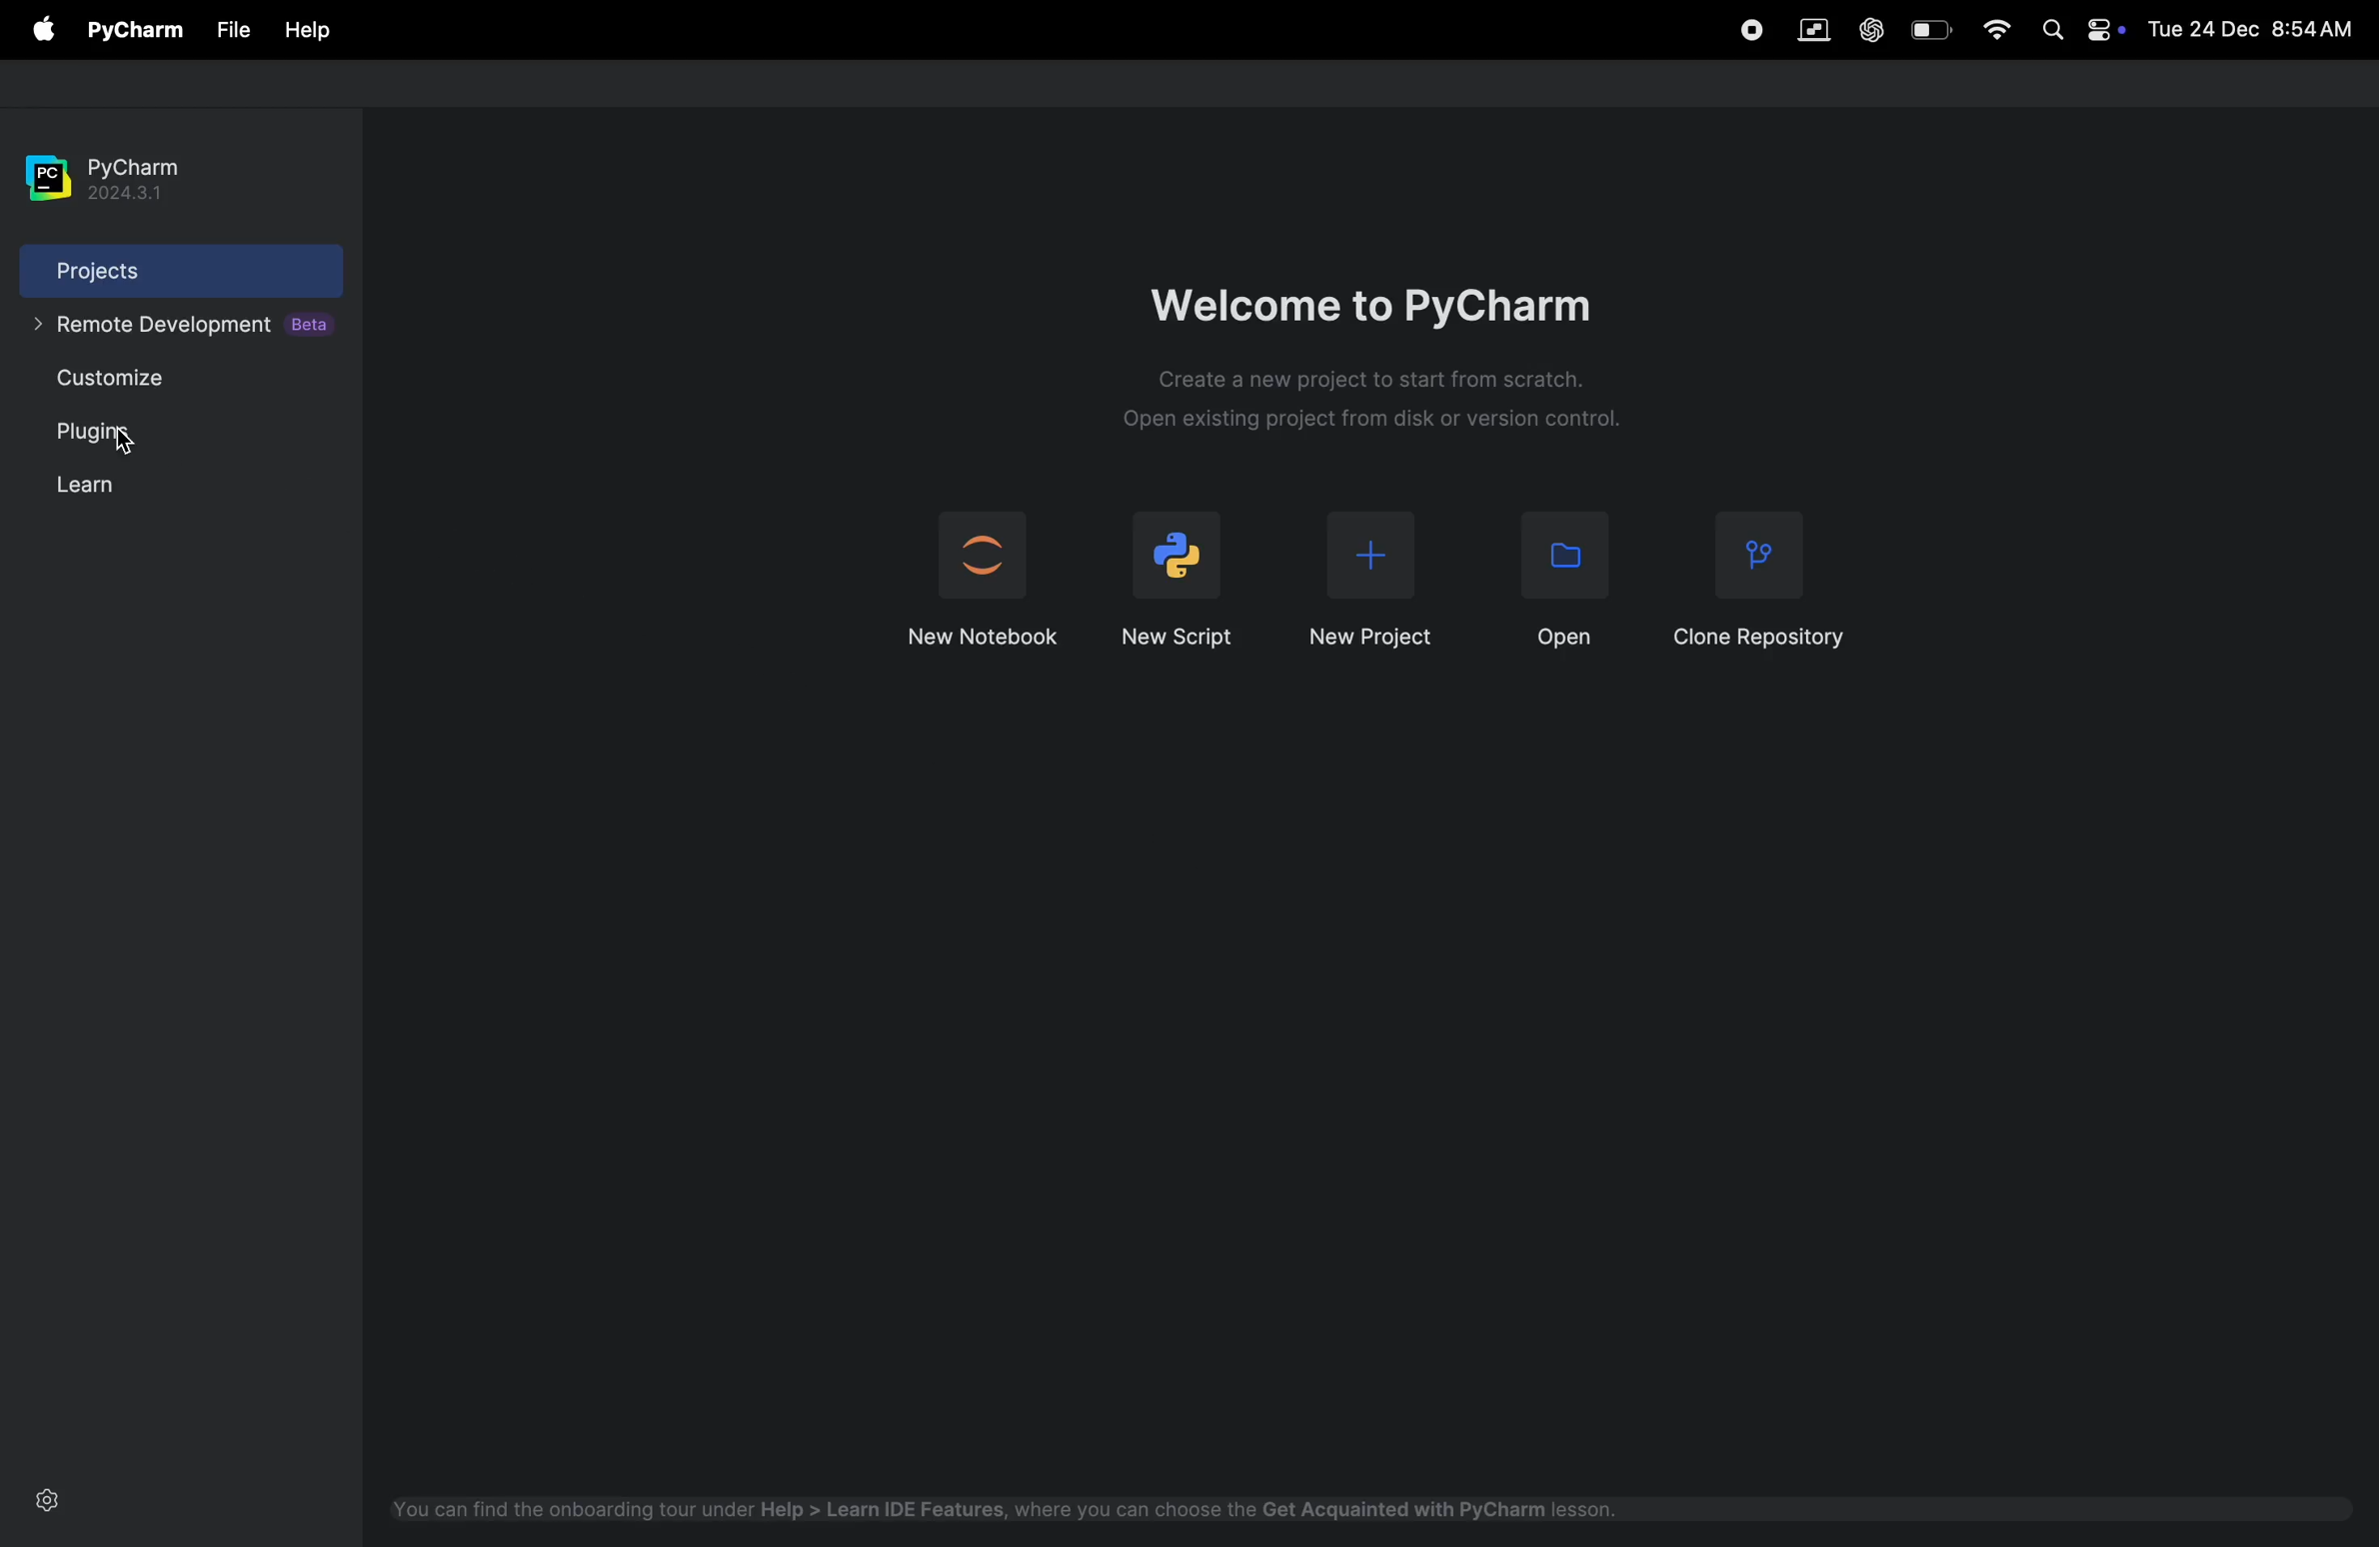  What do you see at coordinates (2252, 31) in the screenshot?
I see `date and time` at bounding box center [2252, 31].